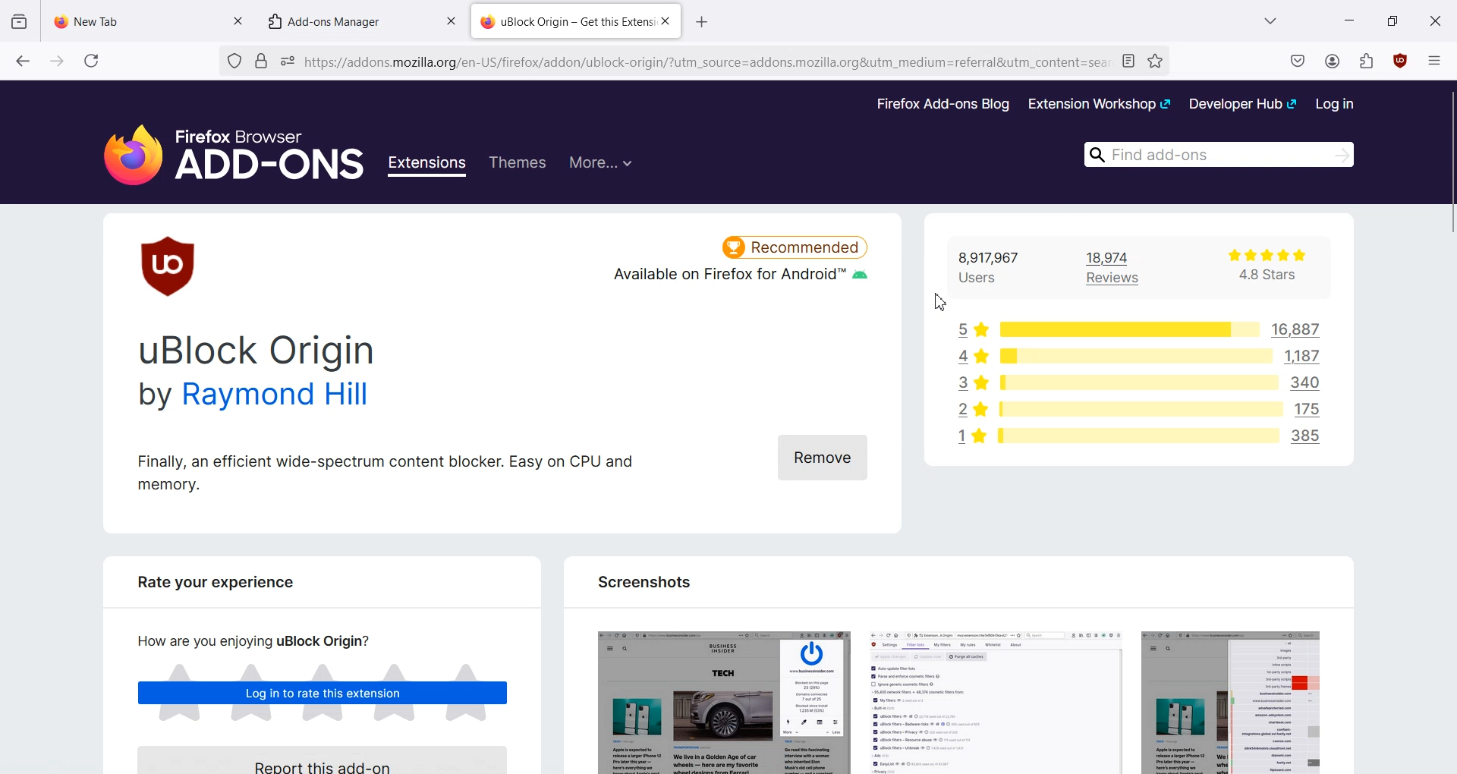 The height and width of the screenshot is (774, 1457). What do you see at coordinates (220, 146) in the screenshot?
I see `Firefox Browser Add-Ons` at bounding box center [220, 146].